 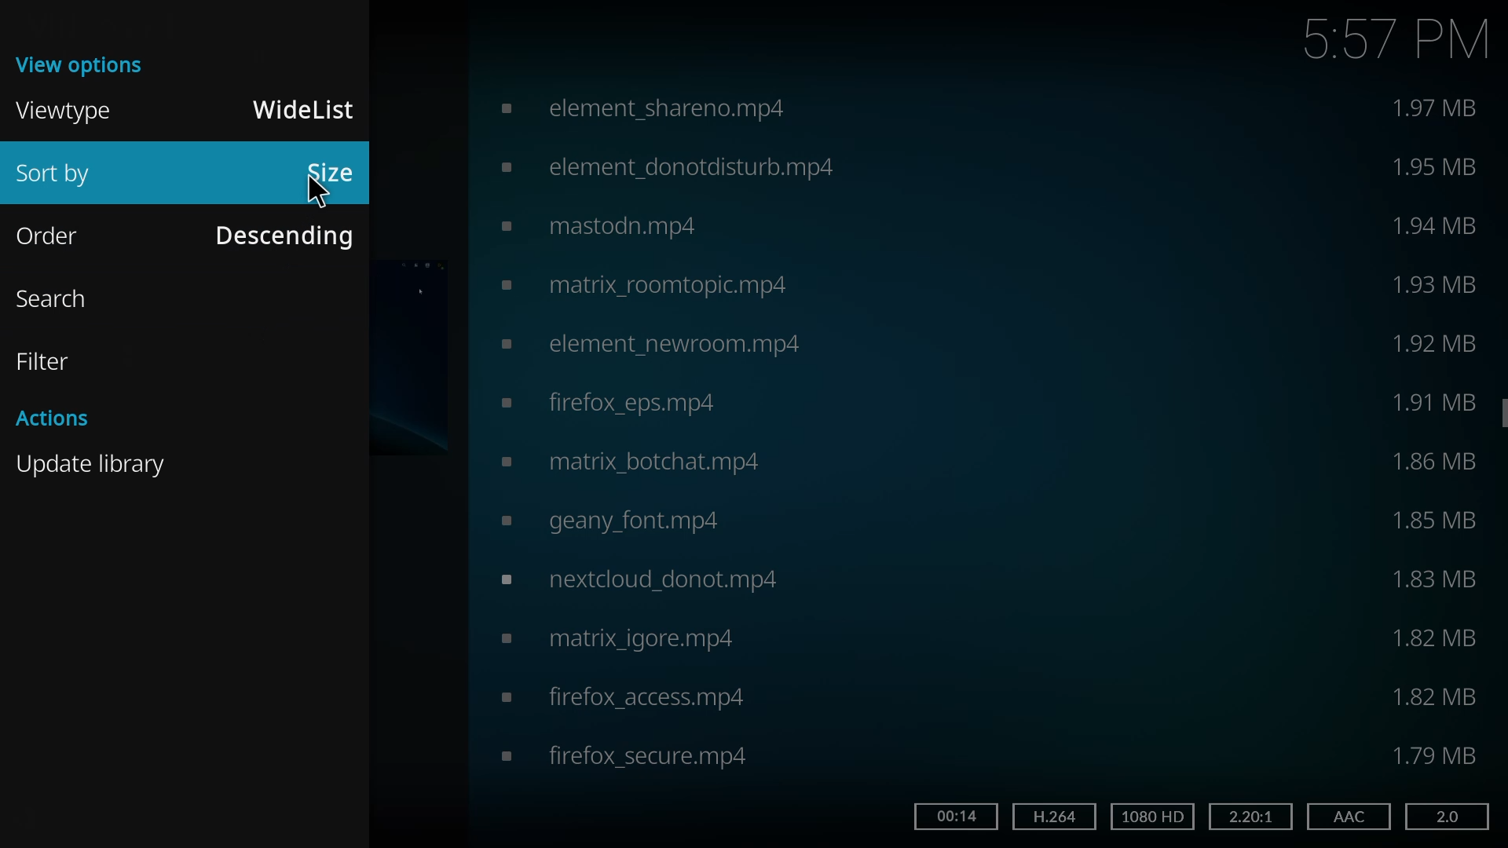 I want to click on size, so click(x=333, y=173).